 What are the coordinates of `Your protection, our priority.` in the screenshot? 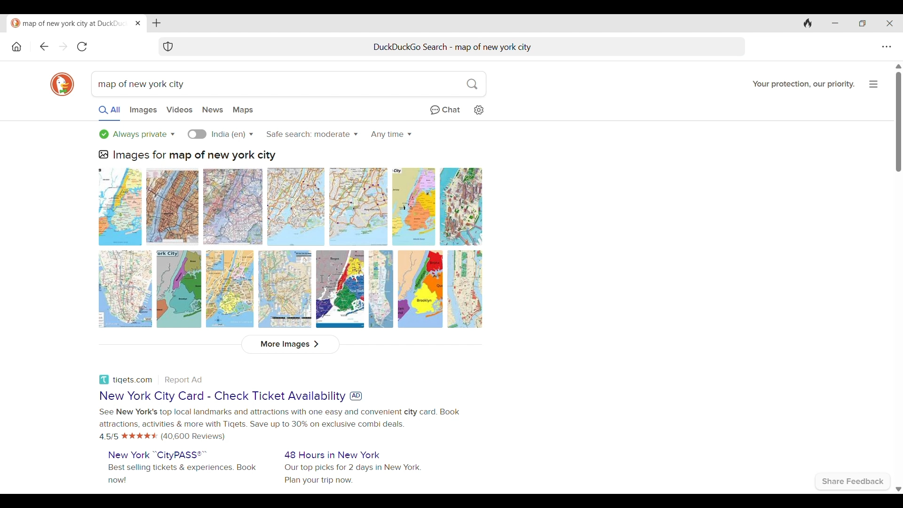 It's located at (804, 84).